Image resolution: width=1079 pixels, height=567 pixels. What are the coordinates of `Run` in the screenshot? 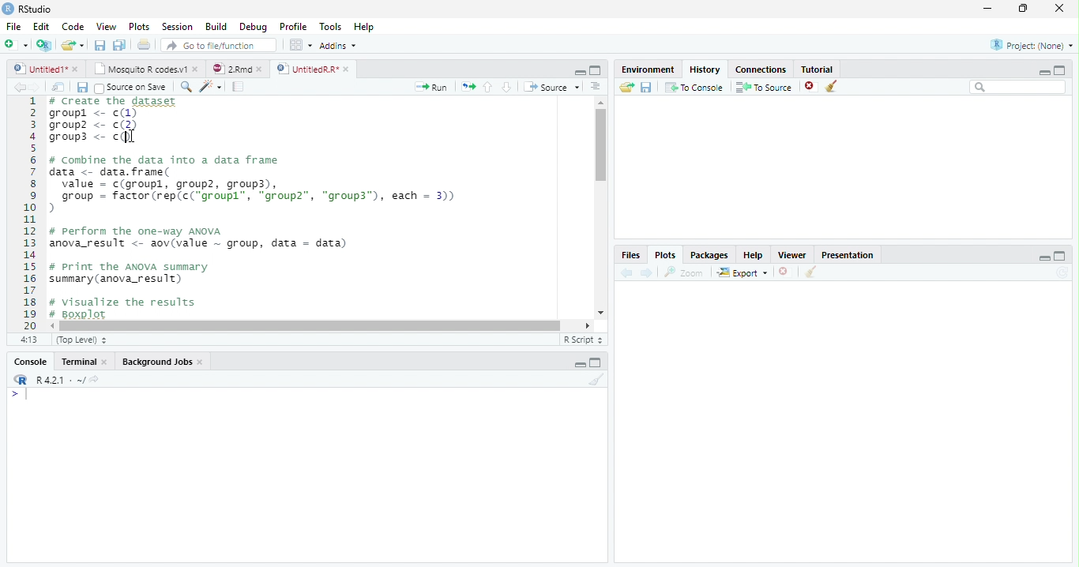 It's located at (431, 87).